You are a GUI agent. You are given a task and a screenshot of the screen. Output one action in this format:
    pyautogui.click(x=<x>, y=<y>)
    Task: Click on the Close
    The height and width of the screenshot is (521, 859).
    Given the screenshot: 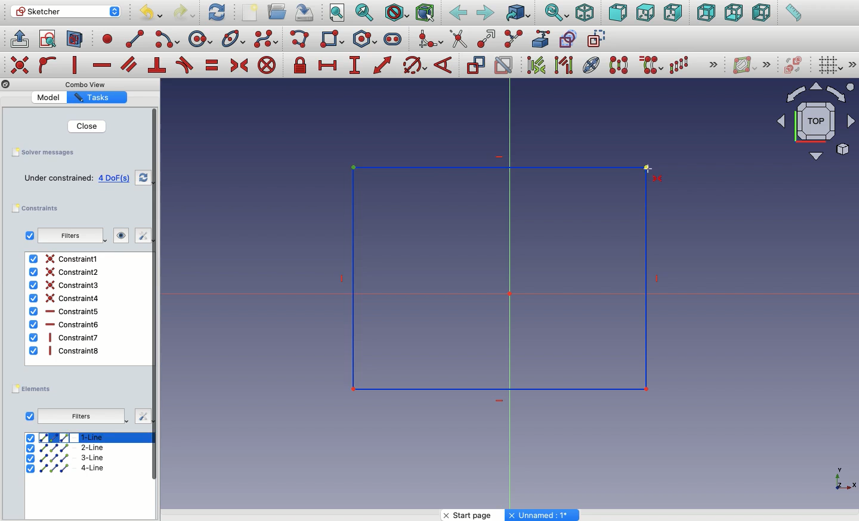 What is the action you would take?
    pyautogui.click(x=79, y=126)
    